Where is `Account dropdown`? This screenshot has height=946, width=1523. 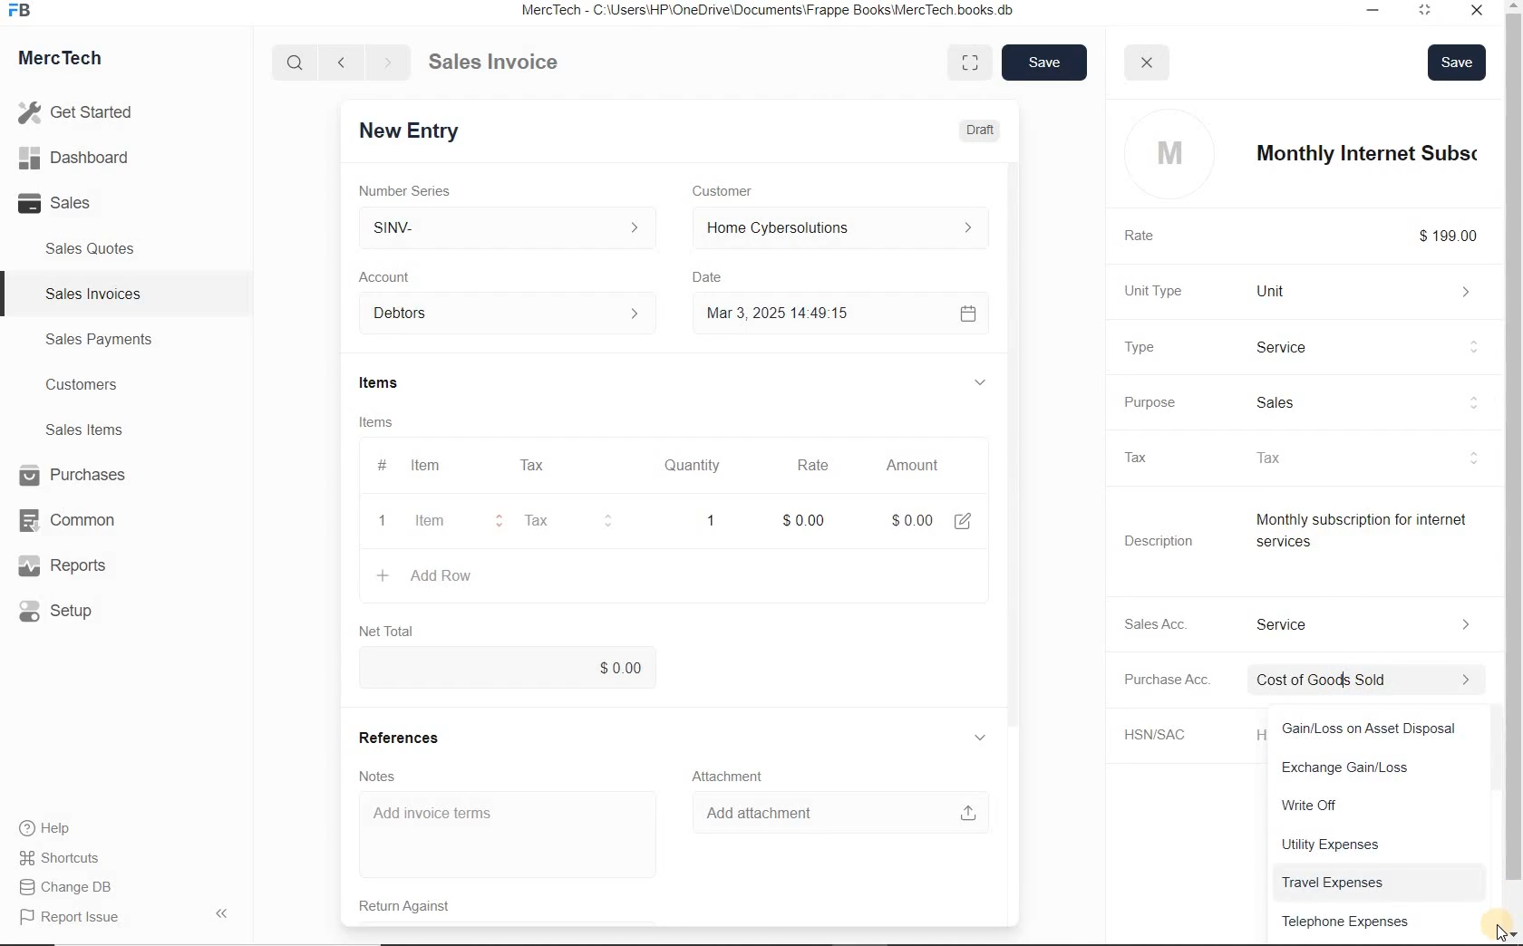
Account dropdown is located at coordinates (517, 314).